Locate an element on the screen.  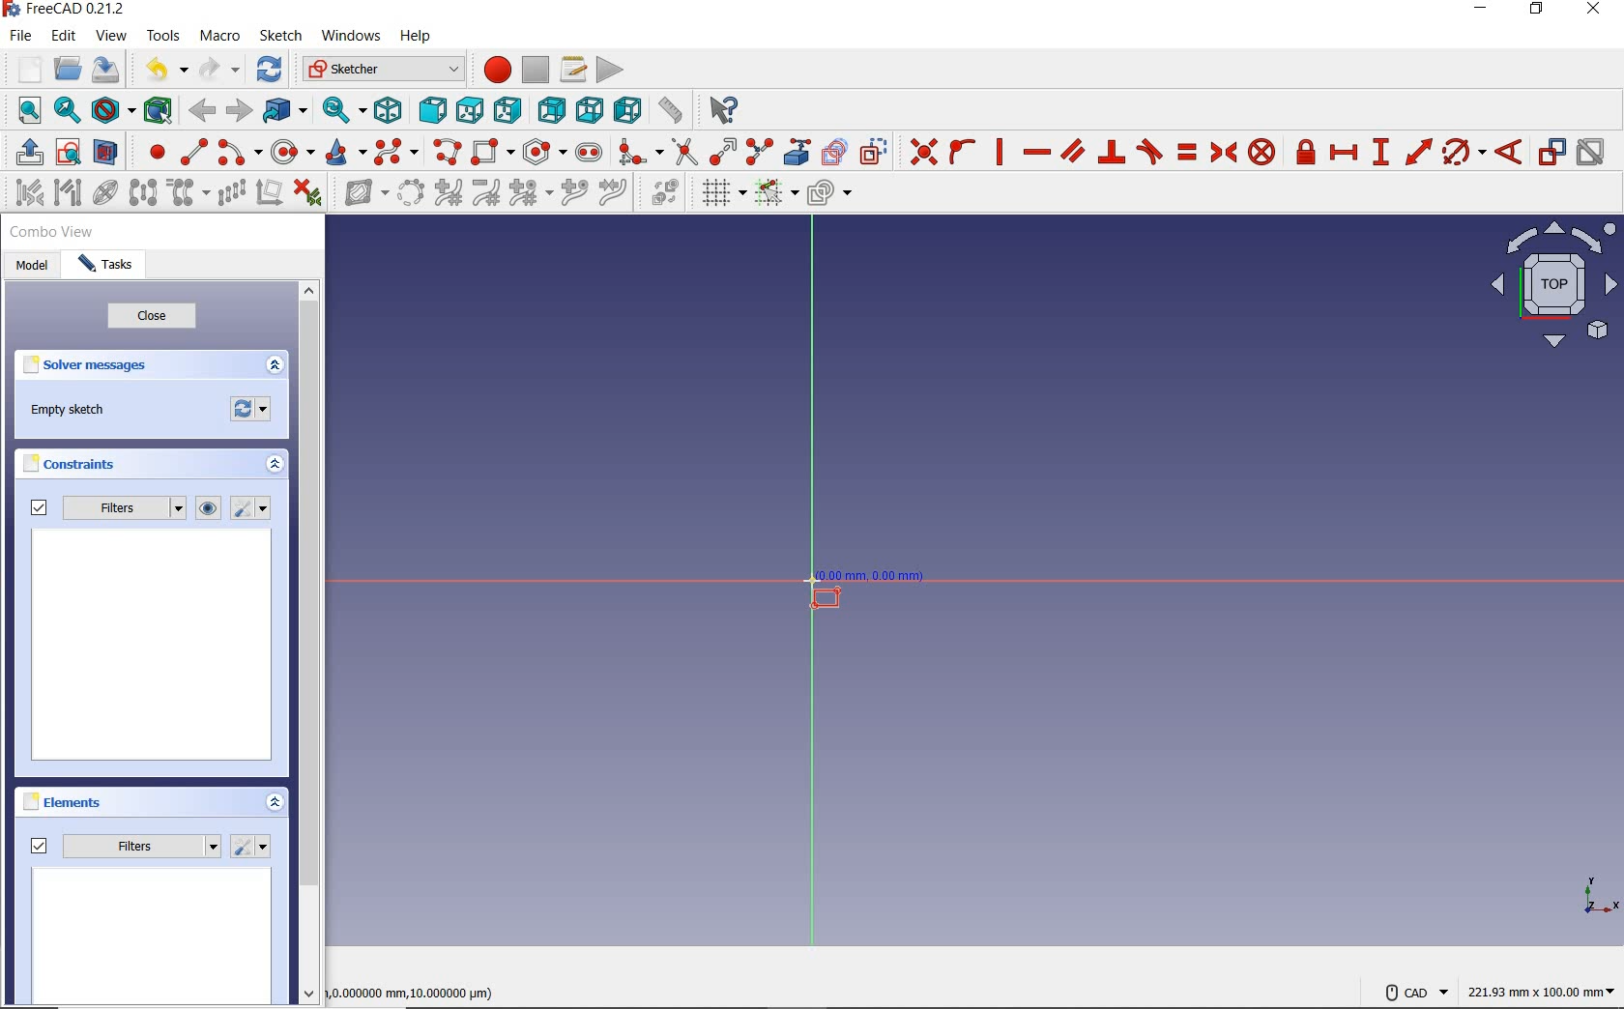
solver messages is located at coordinates (118, 366).